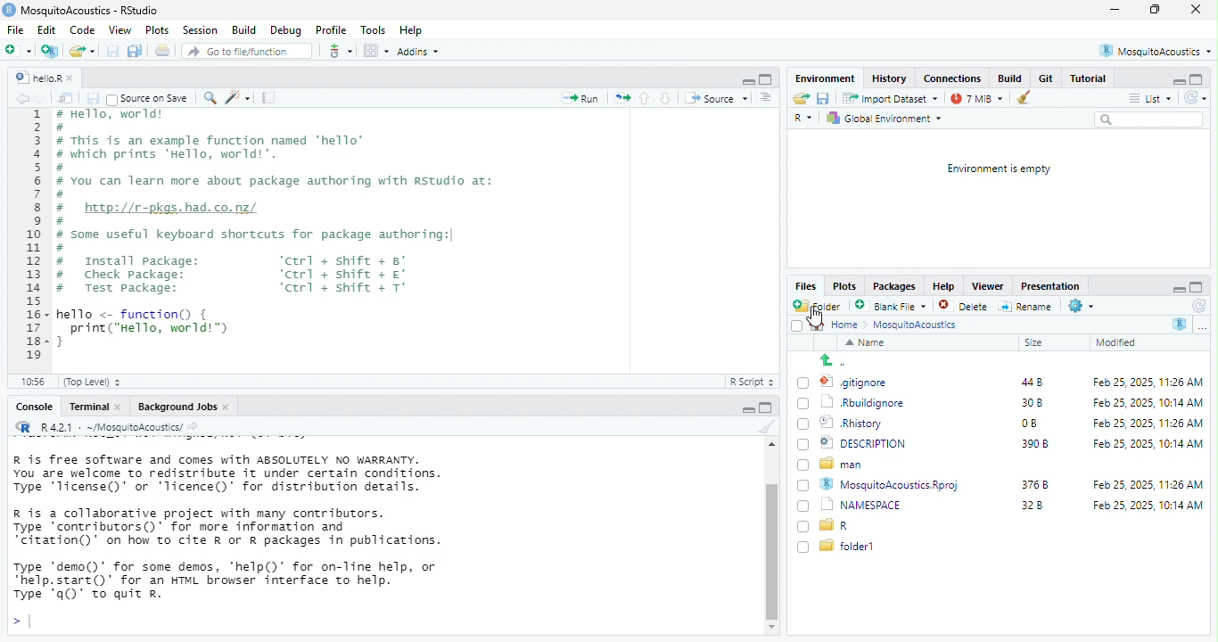 This screenshot has height=642, width=1218. I want to click on Help, so click(412, 31).